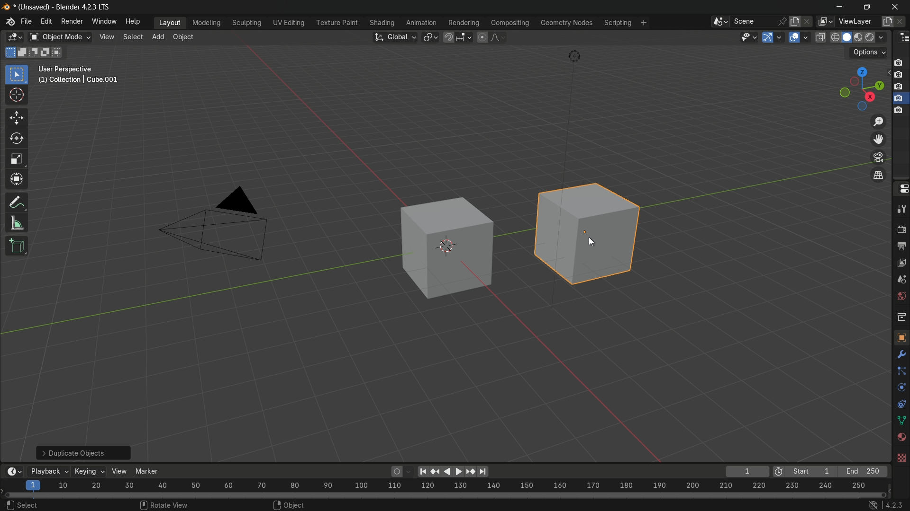 The image size is (910, 511). Describe the element at coordinates (781, 37) in the screenshot. I see `gizmos` at that location.